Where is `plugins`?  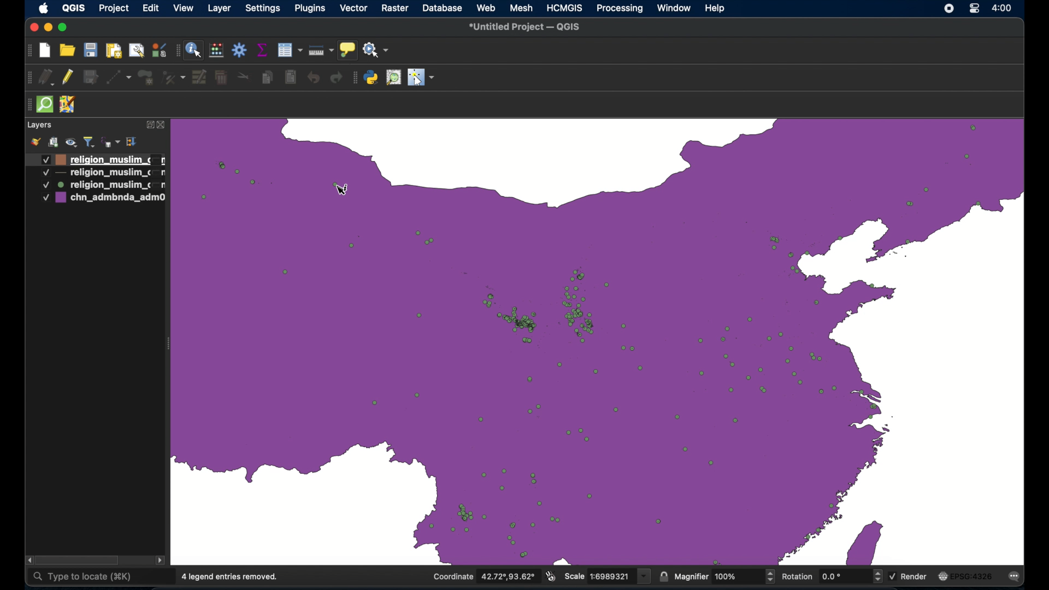 plugins is located at coordinates (309, 8).